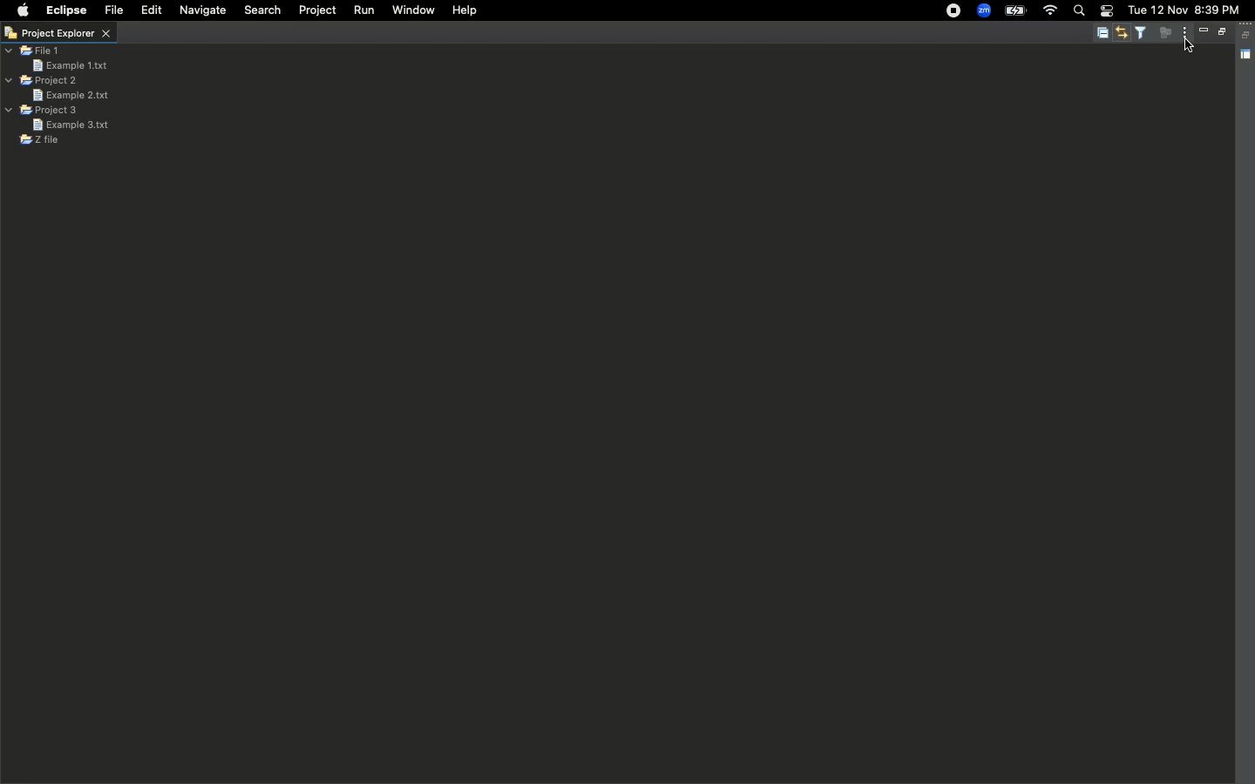 This screenshot has width=1255, height=784. I want to click on Project 3, so click(44, 111).